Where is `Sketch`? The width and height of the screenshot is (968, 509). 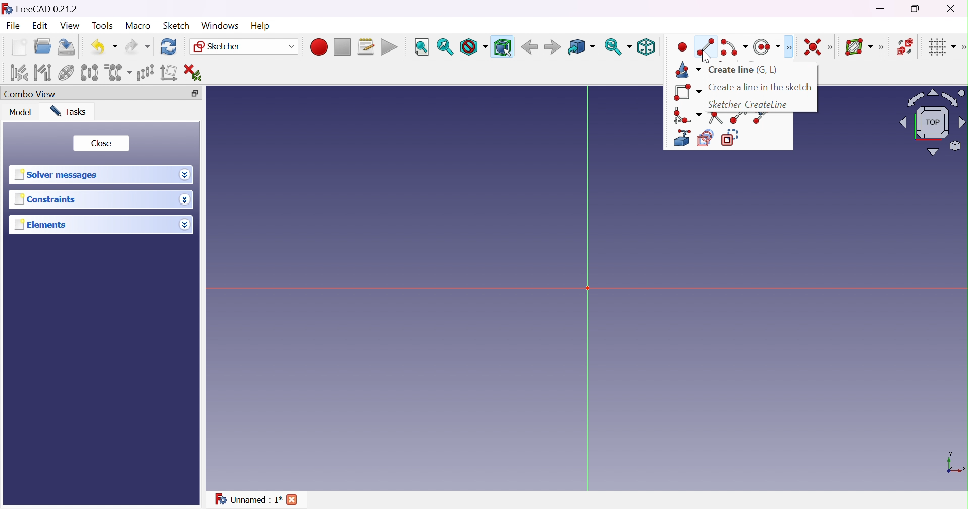 Sketch is located at coordinates (177, 26).